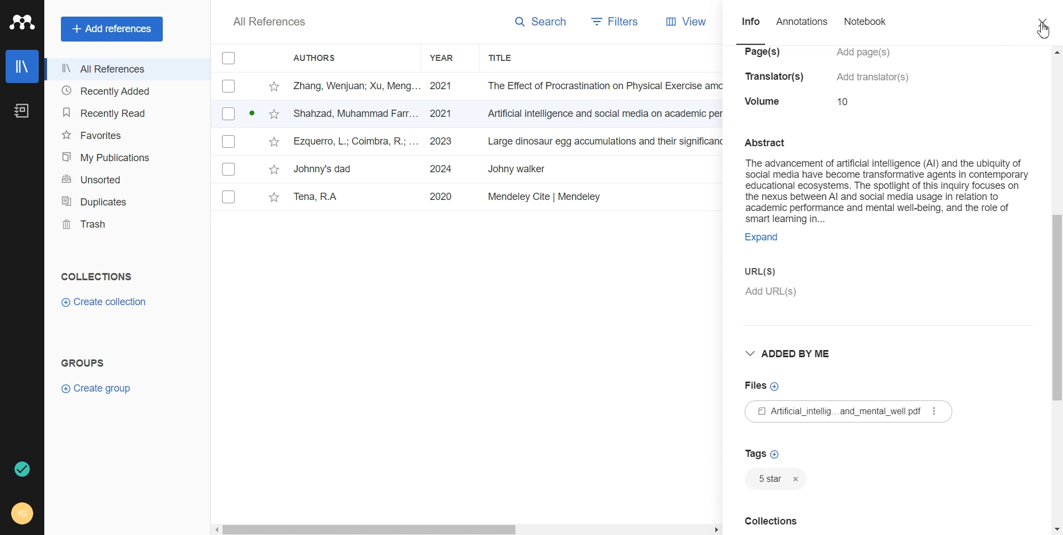  What do you see at coordinates (126, 91) in the screenshot?
I see `Recently Added` at bounding box center [126, 91].